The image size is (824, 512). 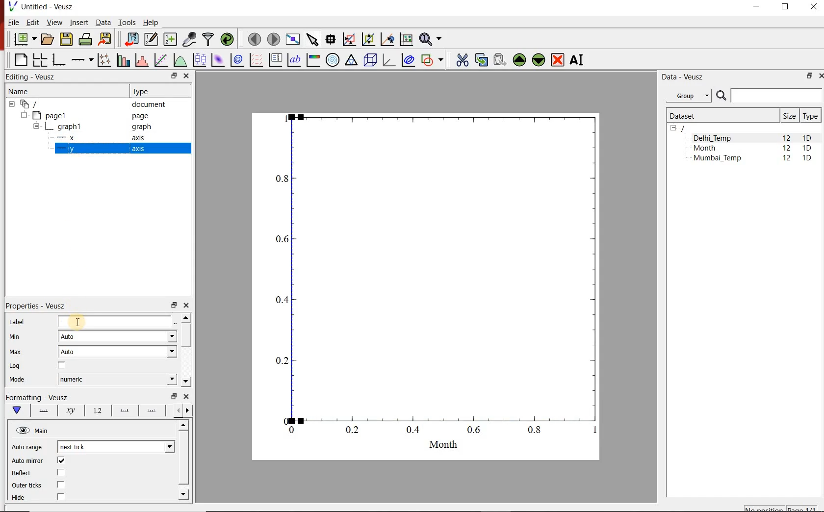 What do you see at coordinates (153, 410) in the screenshot?
I see `Minor ticks` at bounding box center [153, 410].